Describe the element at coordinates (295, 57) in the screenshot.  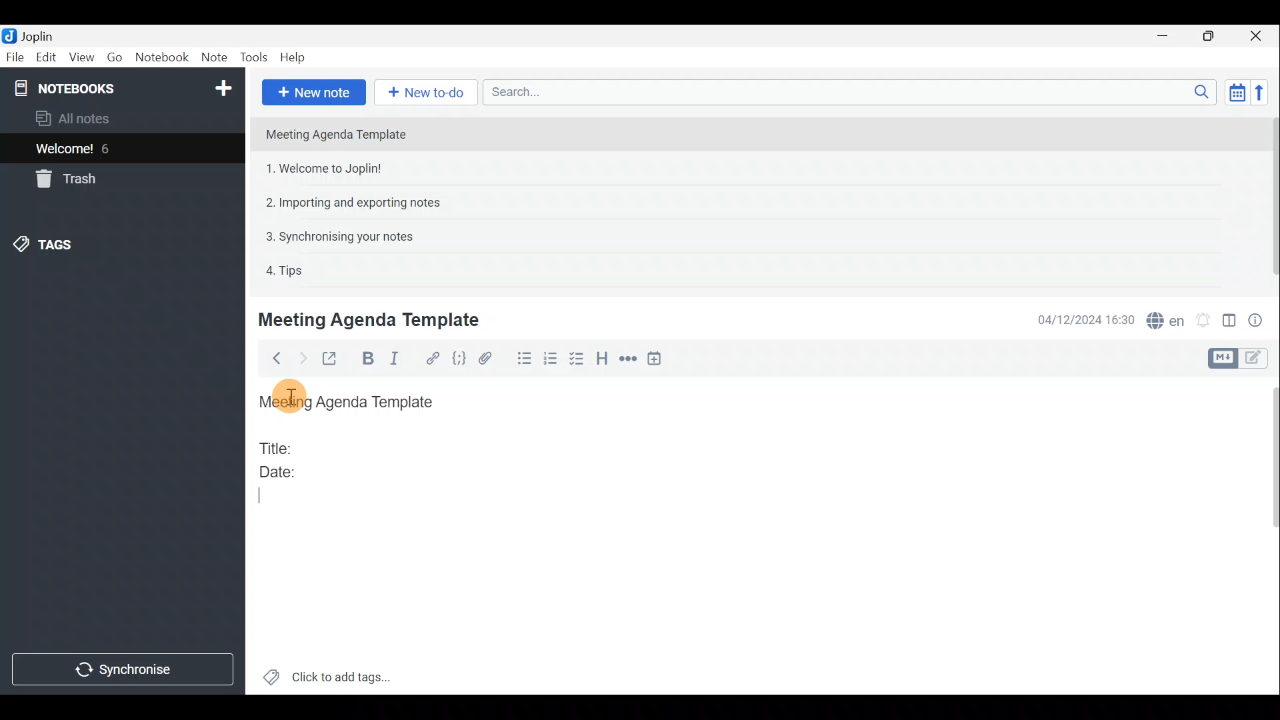
I see `Help` at that location.